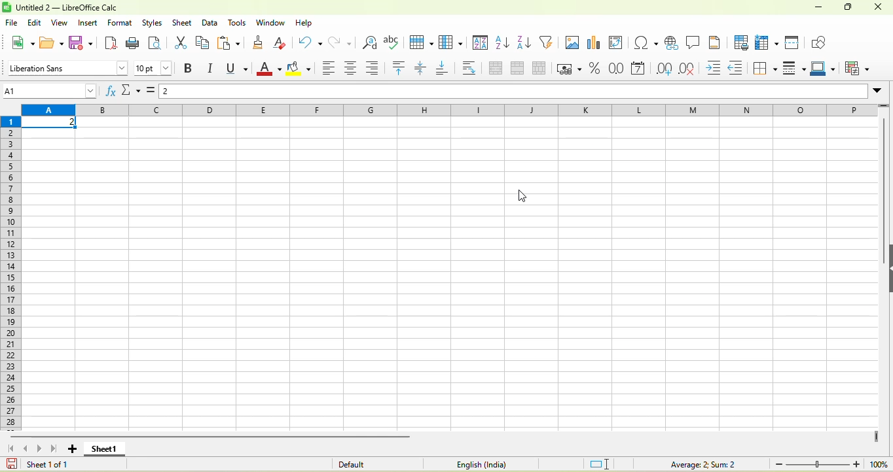 The image size is (893, 472). I want to click on close, so click(880, 7).